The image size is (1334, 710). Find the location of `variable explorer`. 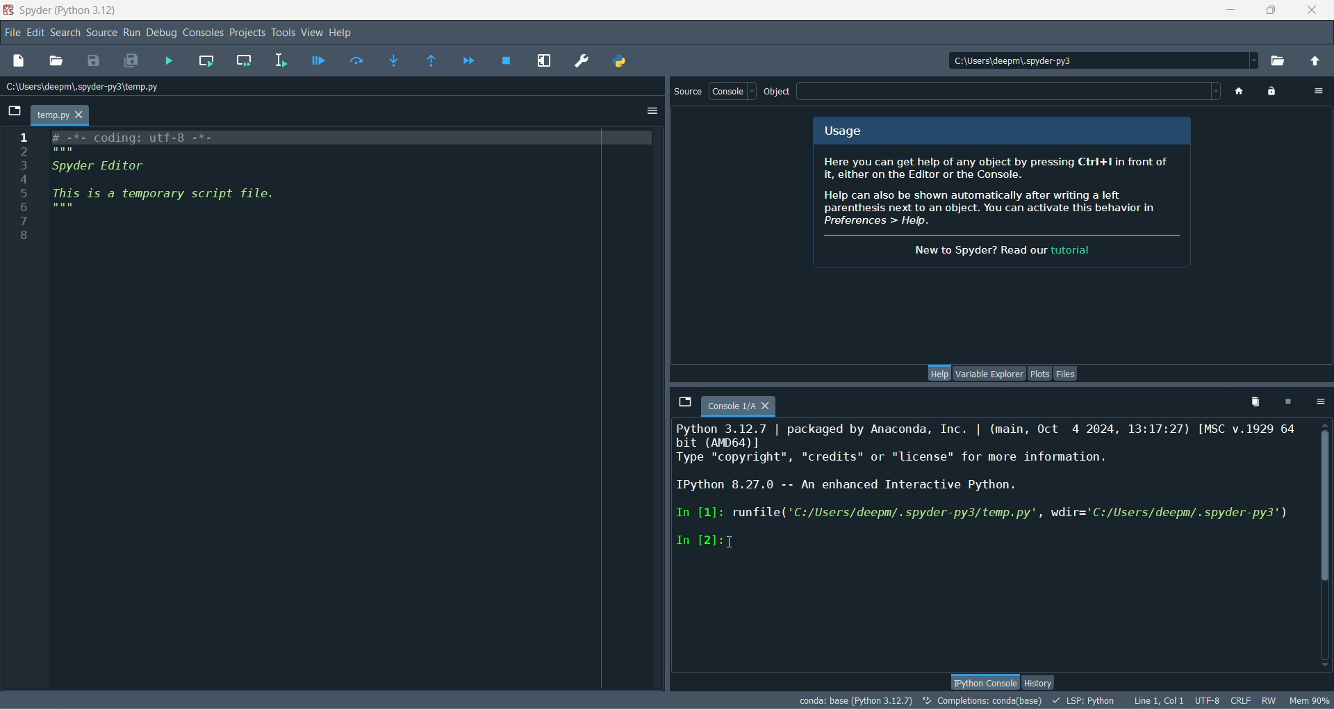

variable explorer is located at coordinates (988, 374).